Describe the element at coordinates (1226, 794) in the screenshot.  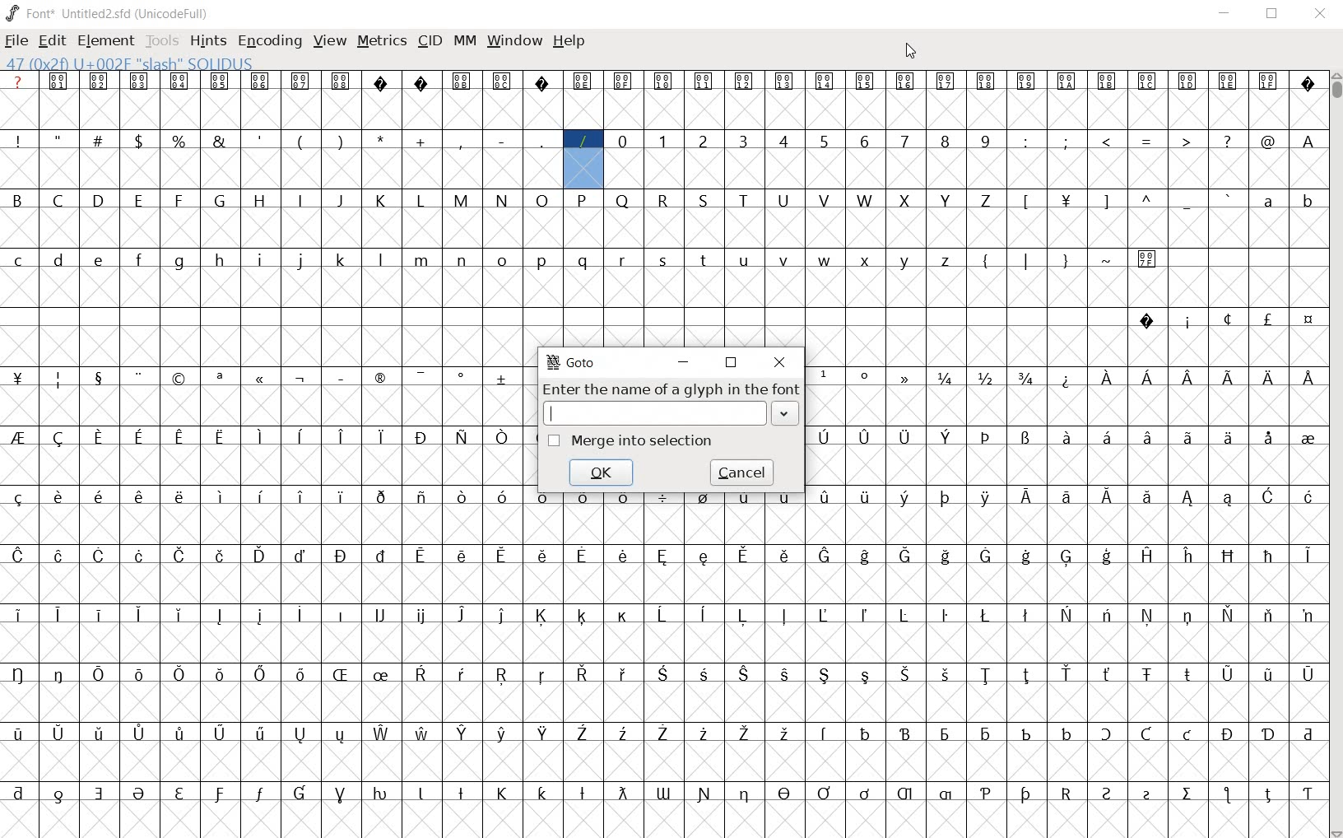
I see `glyph` at that location.